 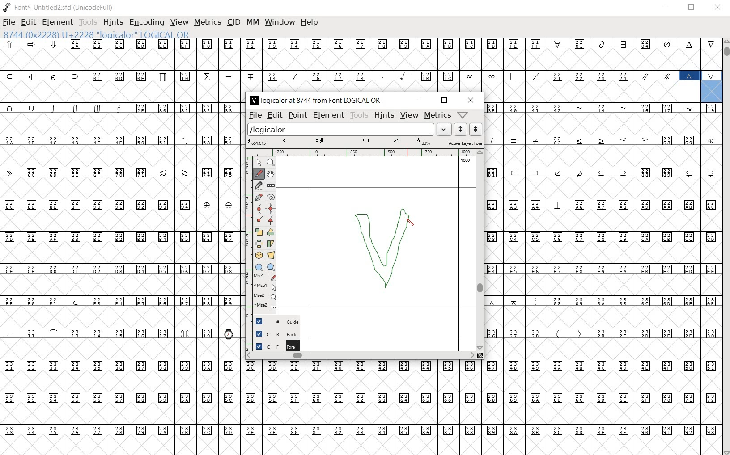 I want to click on edit, so click(x=275, y=116).